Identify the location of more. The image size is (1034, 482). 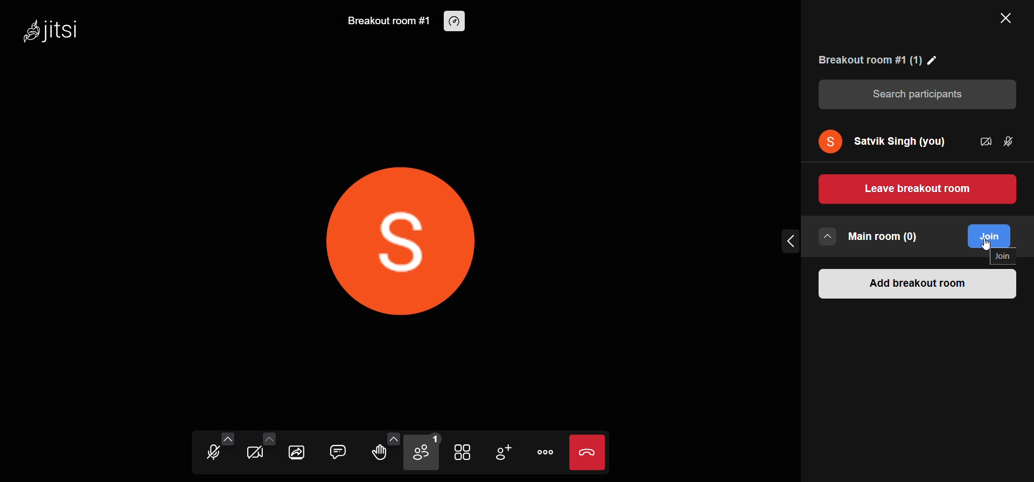
(546, 454).